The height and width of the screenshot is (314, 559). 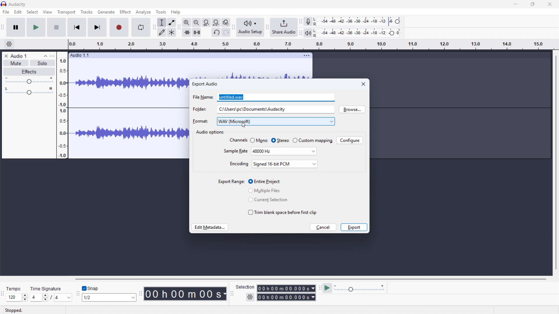 What do you see at coordinates (259, 140) in the screenshot?
I see `Mono ` at bounding box center [259, 140].